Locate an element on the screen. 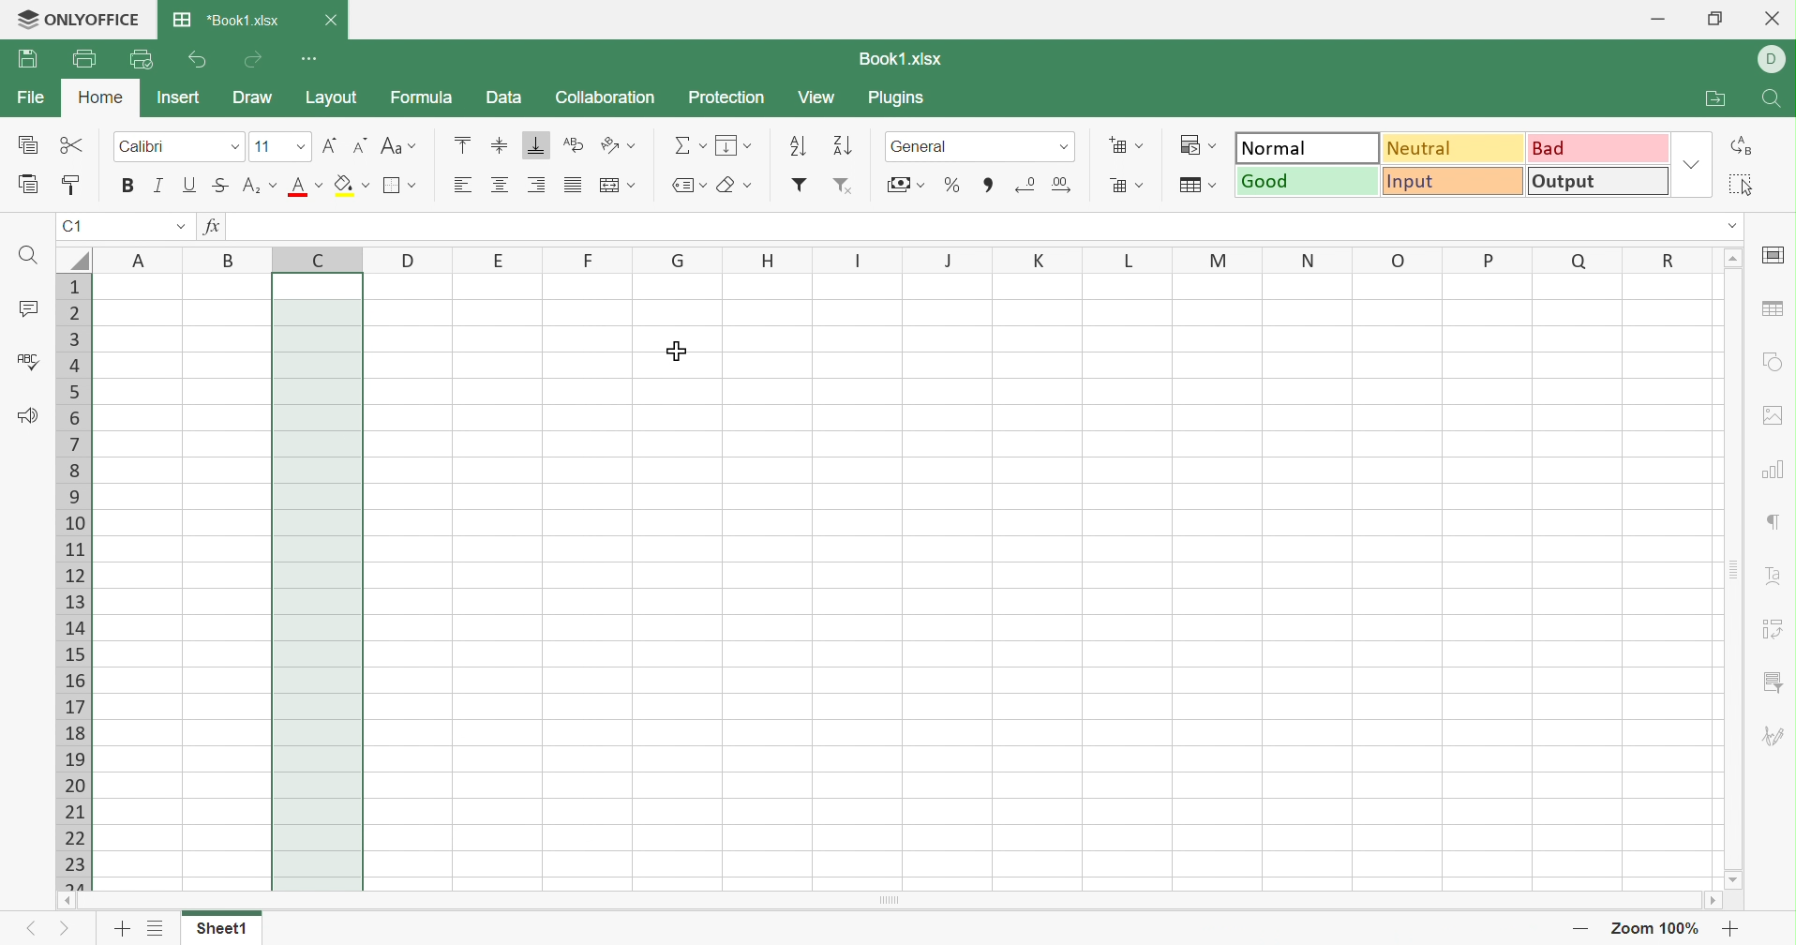 This screenshot has width=1796, height=945. Drop Down is located at coordinates (179, 229).